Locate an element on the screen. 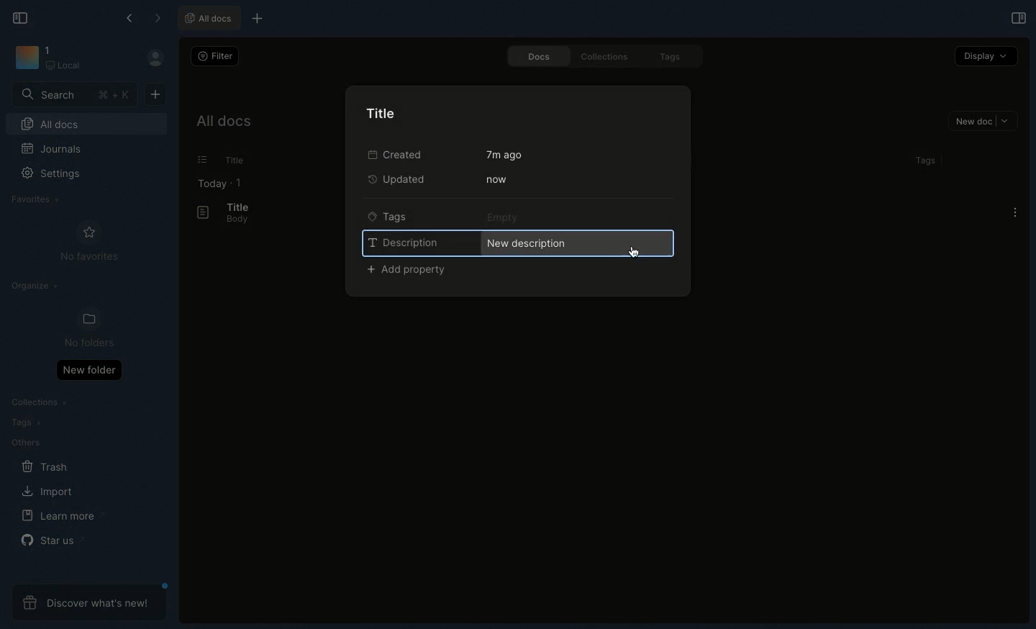  Back is located at coordinates (131, 18).